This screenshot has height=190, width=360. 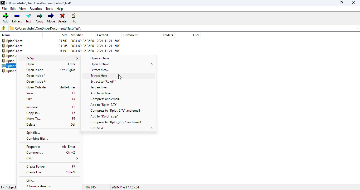 I want to click on Rplot04.pdf, so click(x=12, y=46).